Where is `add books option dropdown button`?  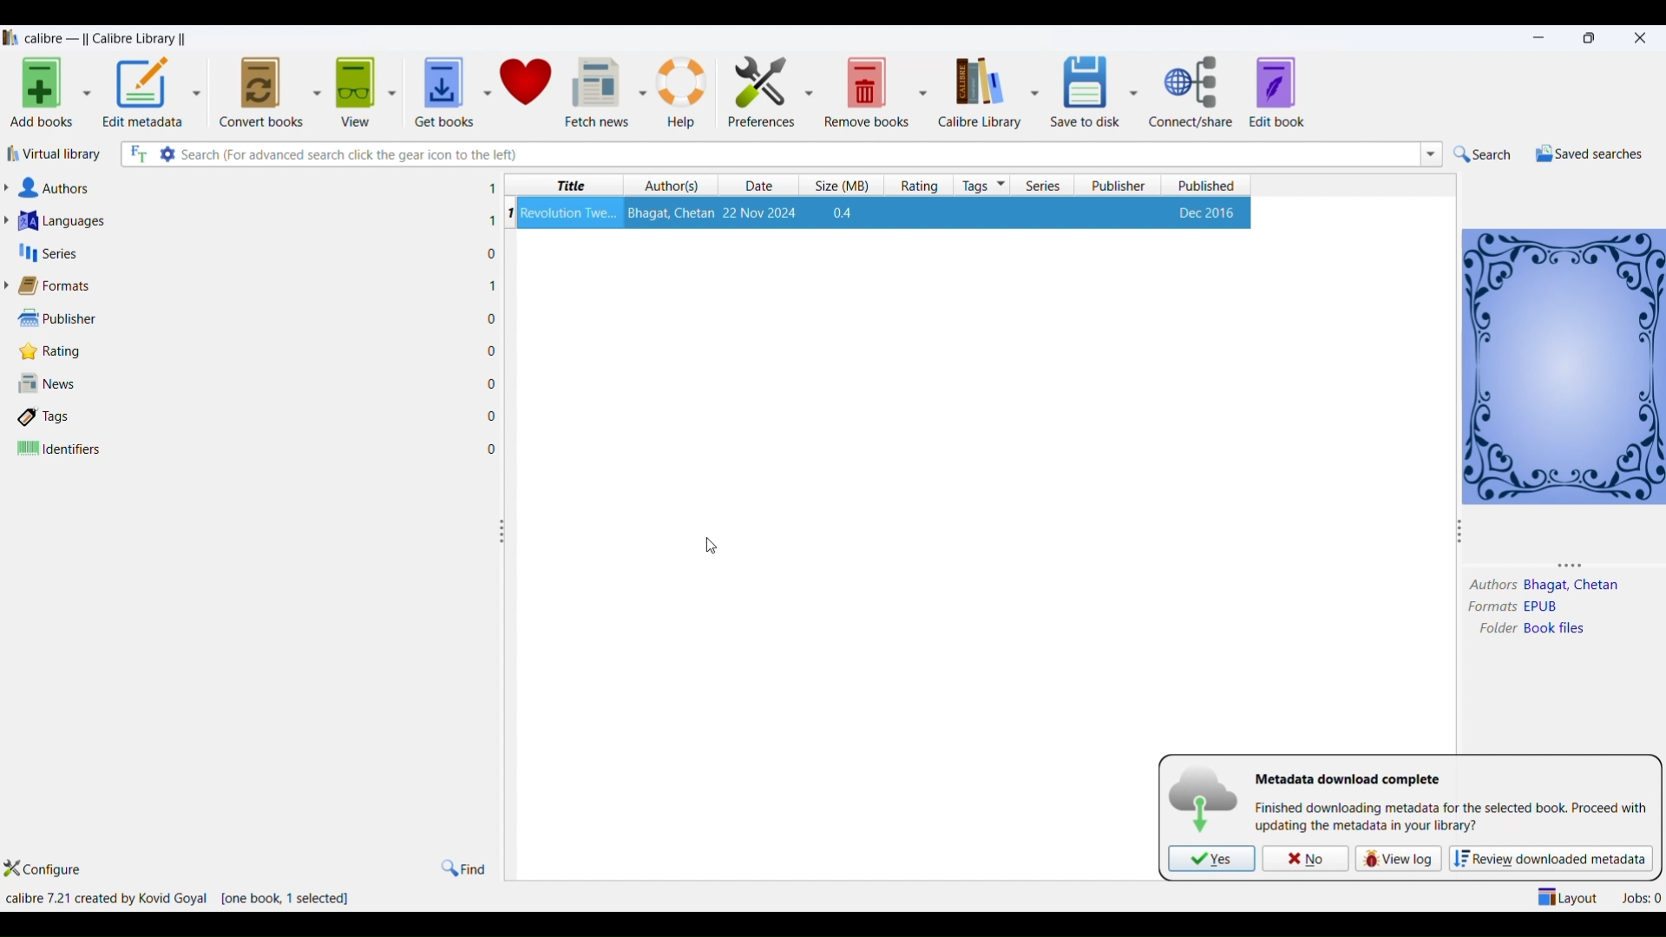 add books option dropdown button is located at coordinates (87, 95).